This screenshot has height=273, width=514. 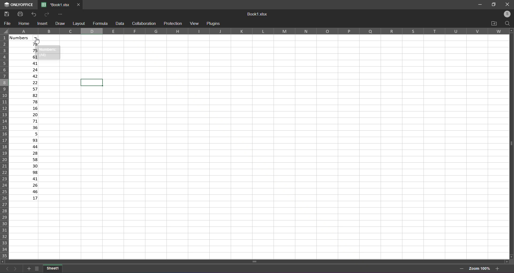 I want to click on Column Labels, so click(x=261, y=31).